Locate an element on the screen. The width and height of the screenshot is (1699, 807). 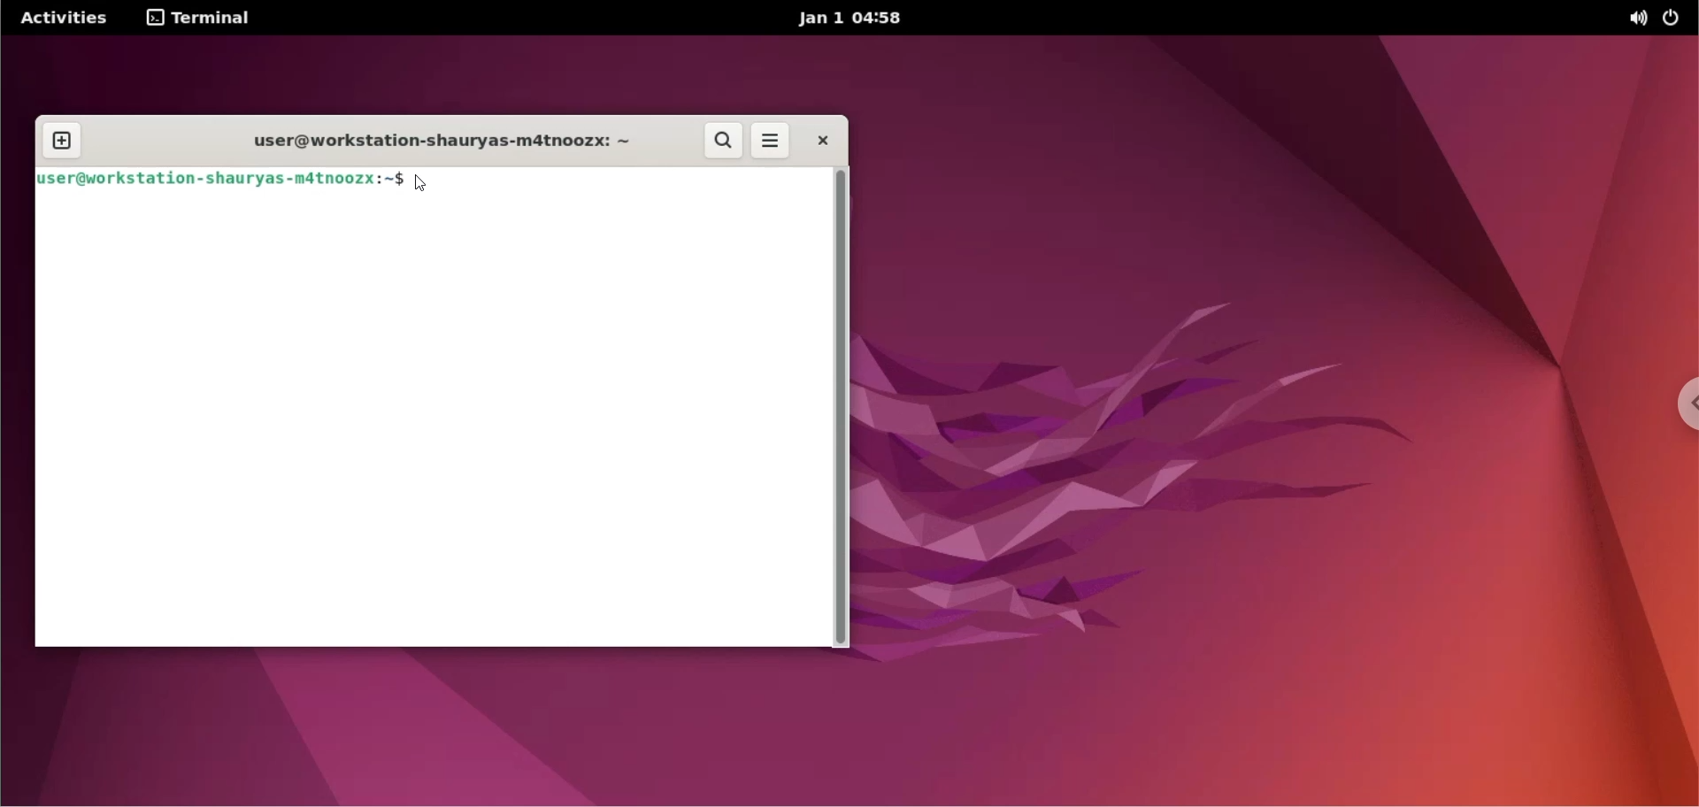
command input box is located at coordinates (431, 422).